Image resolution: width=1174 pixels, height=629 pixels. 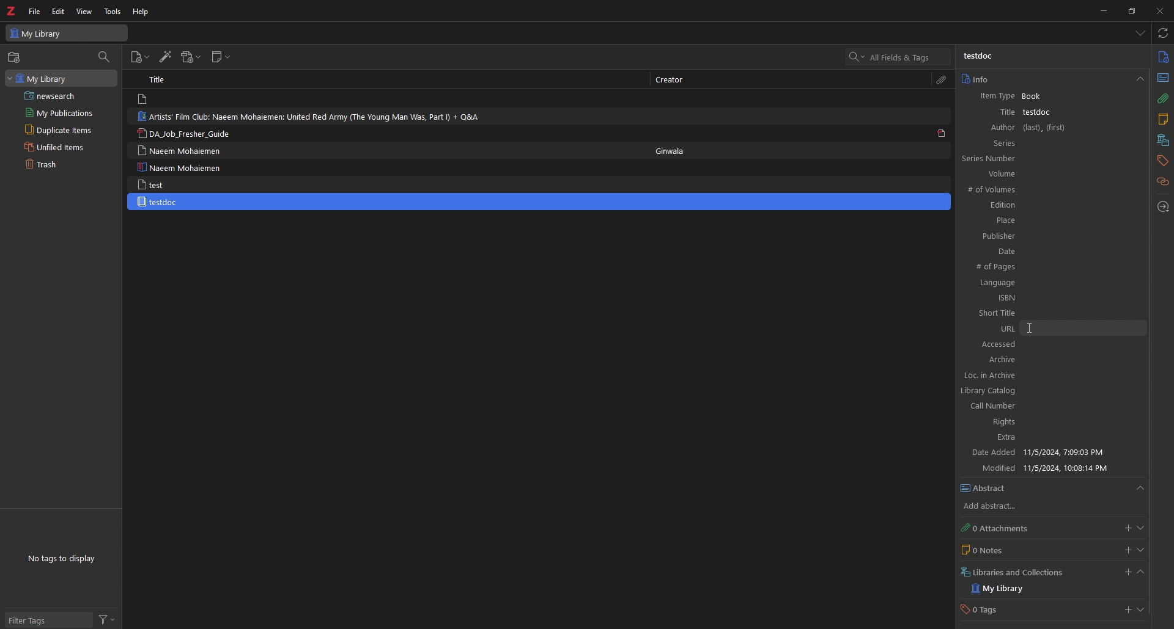 What do you see at coordinates (942, 134) in the screenshot?
I see `pdf` at bounding box center [942, 134].